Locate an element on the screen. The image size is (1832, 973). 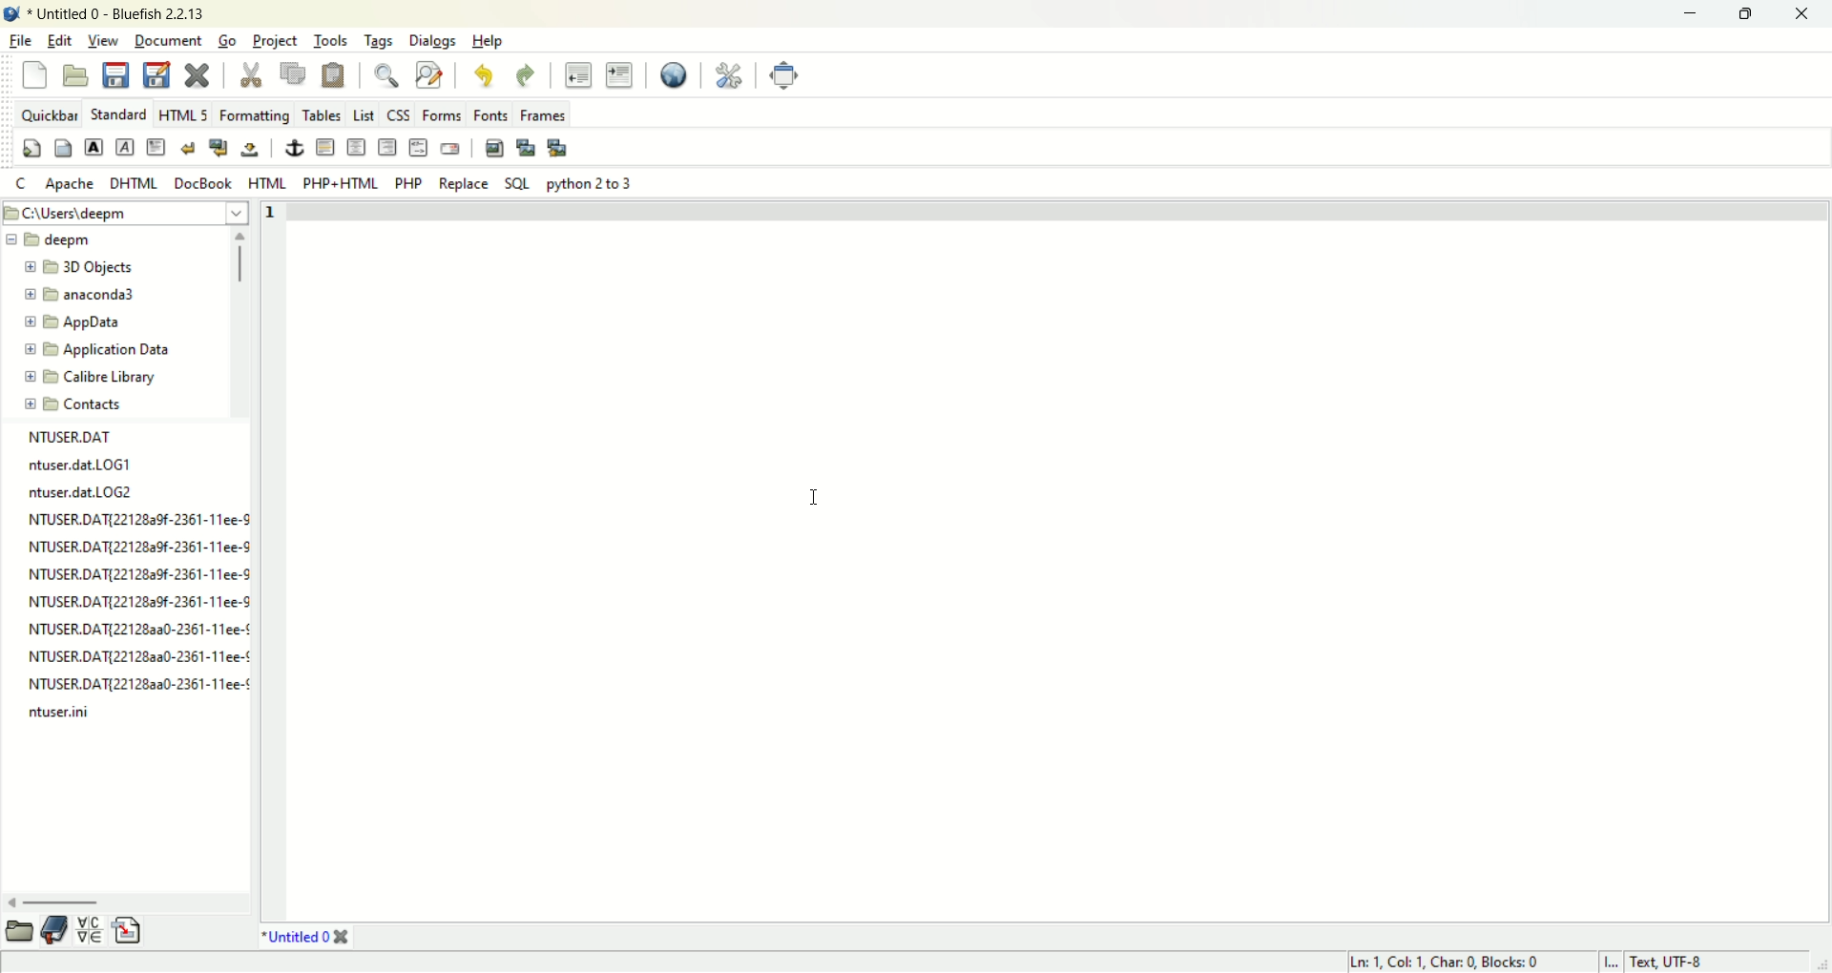
standard is located at coordinates (118, 115).